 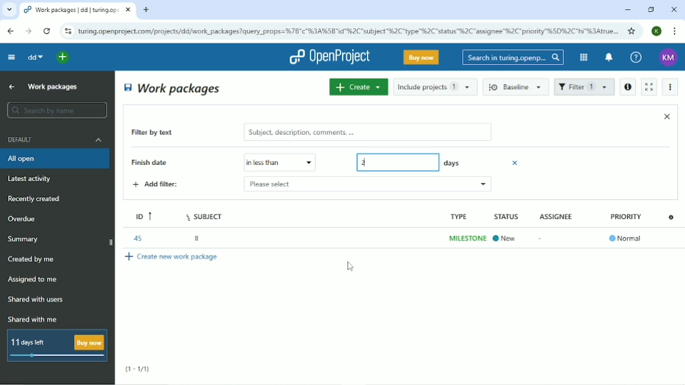 What do you see at coordinates (336, 184) in the screenshot?
I see `please select` at bounding box center [336, 184].